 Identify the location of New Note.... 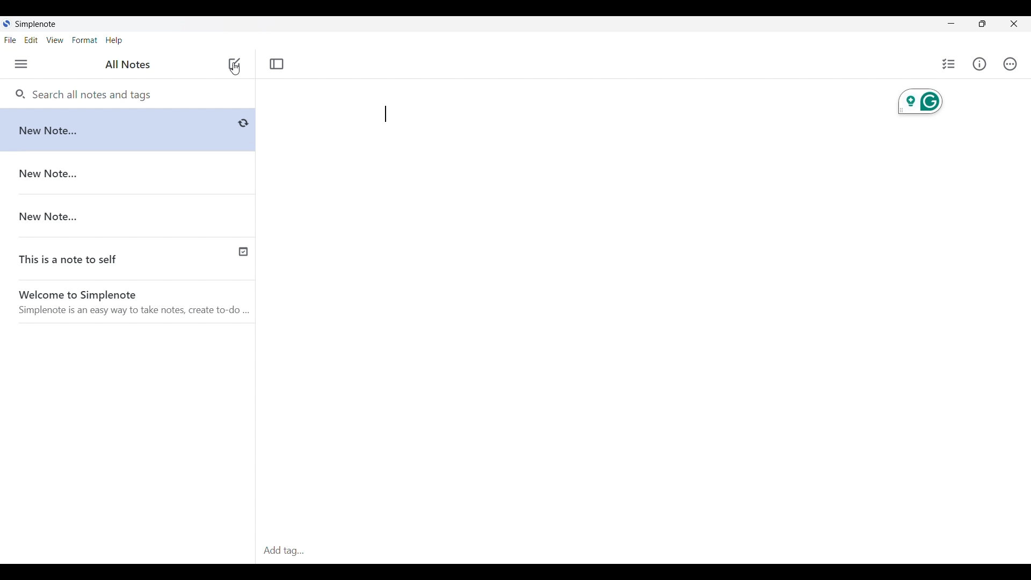
(125, 176).